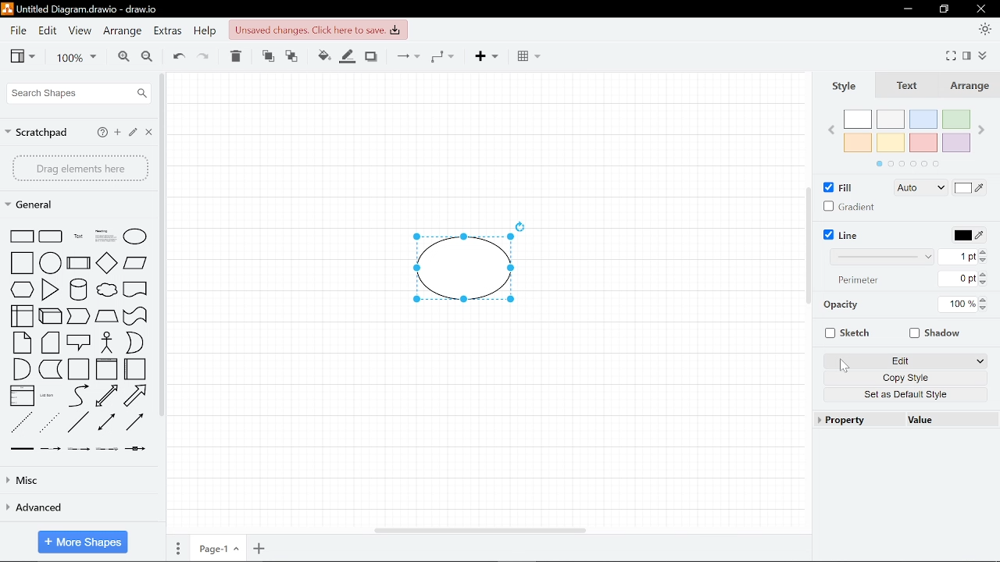  I want to click on document, so click(135, 288).